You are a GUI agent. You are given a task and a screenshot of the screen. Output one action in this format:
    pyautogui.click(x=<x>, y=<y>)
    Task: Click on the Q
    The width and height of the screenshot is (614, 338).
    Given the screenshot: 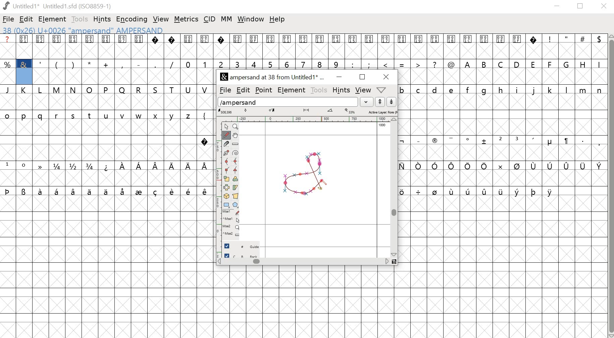 What is the action you would take?
    pyautogui.click(x=122, y=90)
    